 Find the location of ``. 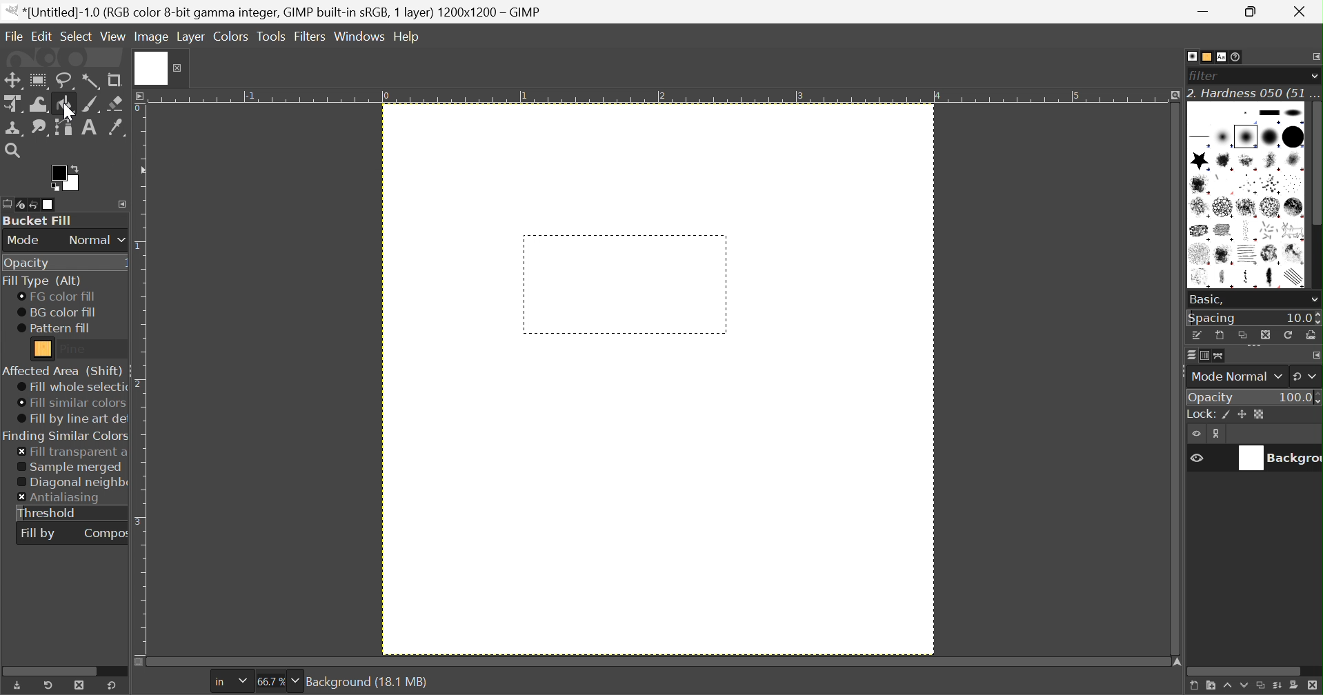

 is located at coordinates (1200, 414).